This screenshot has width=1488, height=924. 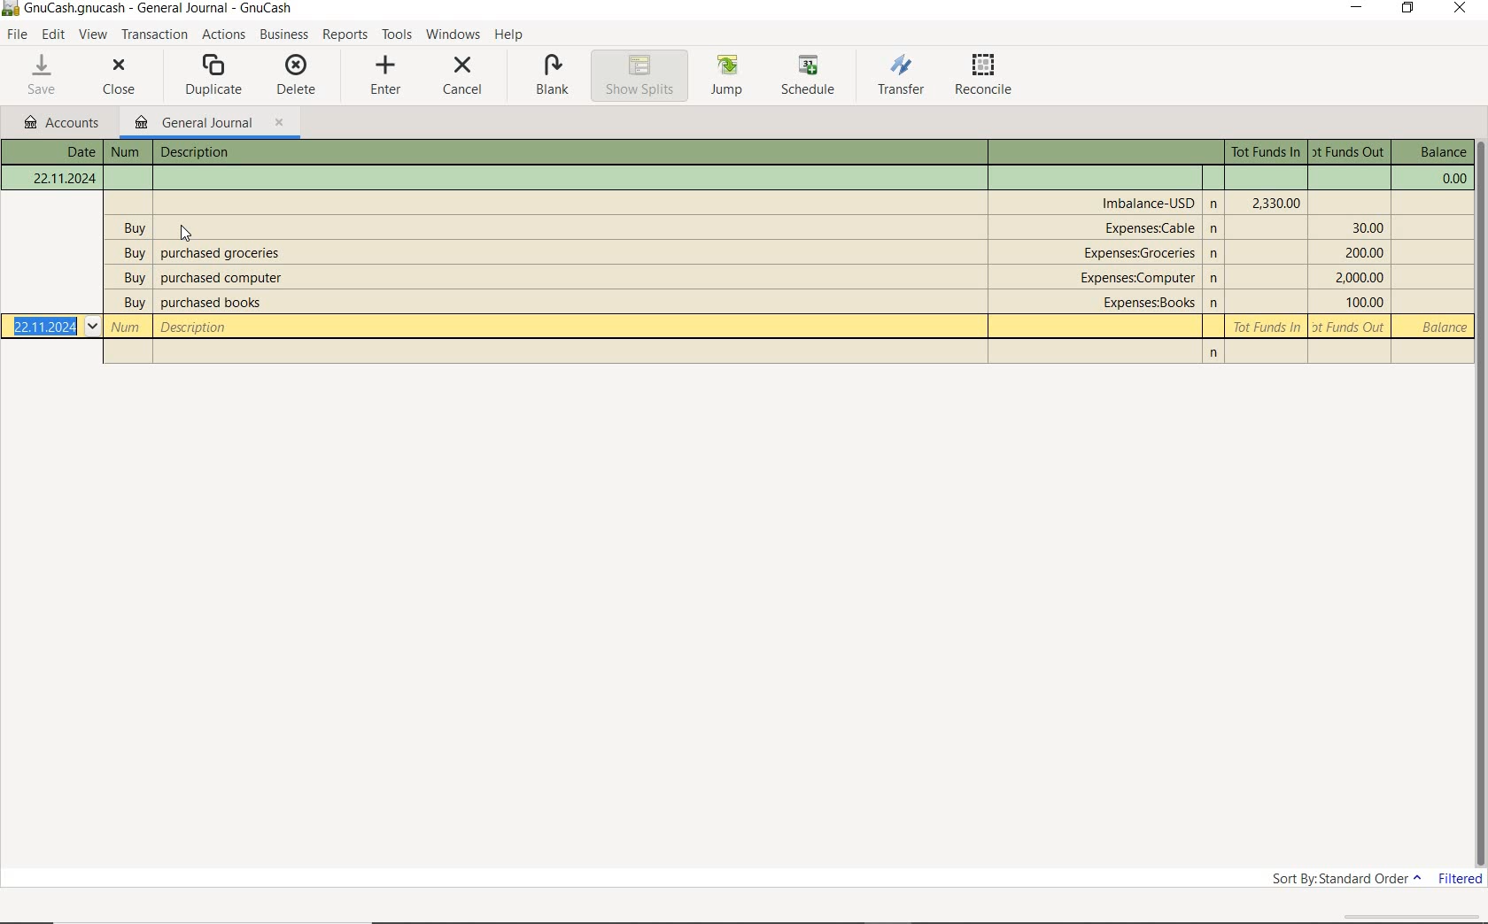 I want to click on EDIT, so click(x=53, y=35).